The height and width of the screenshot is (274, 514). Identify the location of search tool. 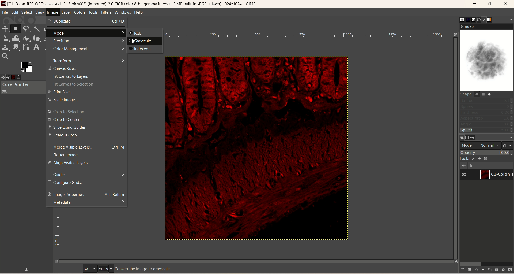
(5, 57).